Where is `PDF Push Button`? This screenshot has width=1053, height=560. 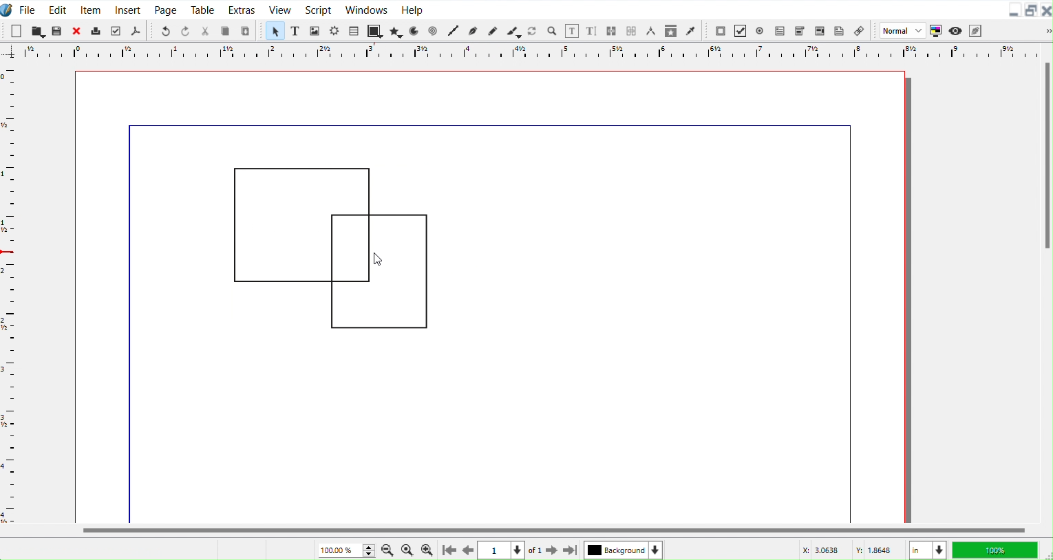
PDF Push Button is located at coordinates (720, 31).